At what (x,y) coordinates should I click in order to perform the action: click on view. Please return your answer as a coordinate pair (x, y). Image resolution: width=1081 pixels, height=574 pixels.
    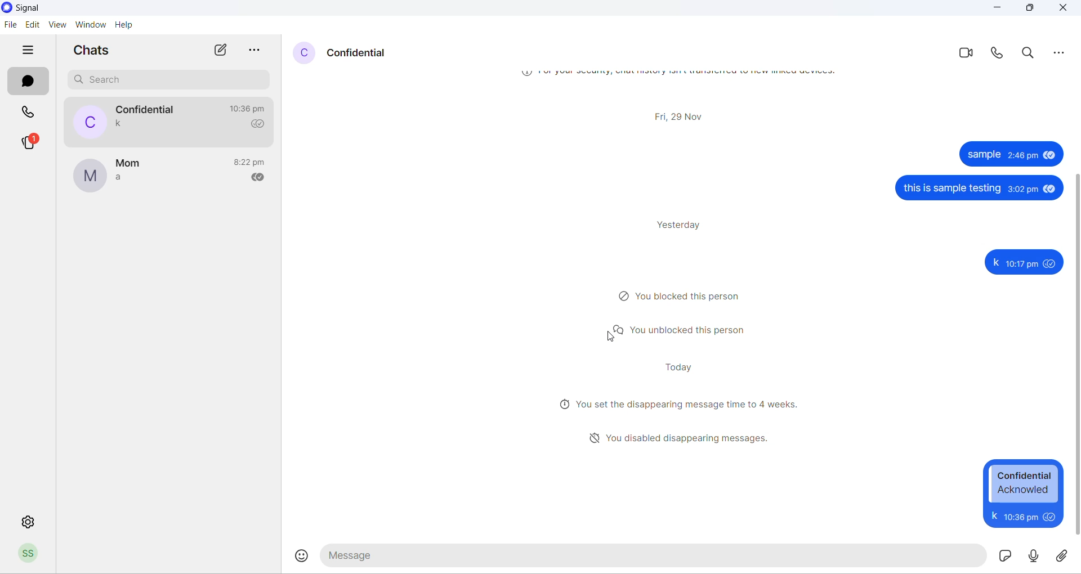
    Looking at the image, I should click on (56, 25).